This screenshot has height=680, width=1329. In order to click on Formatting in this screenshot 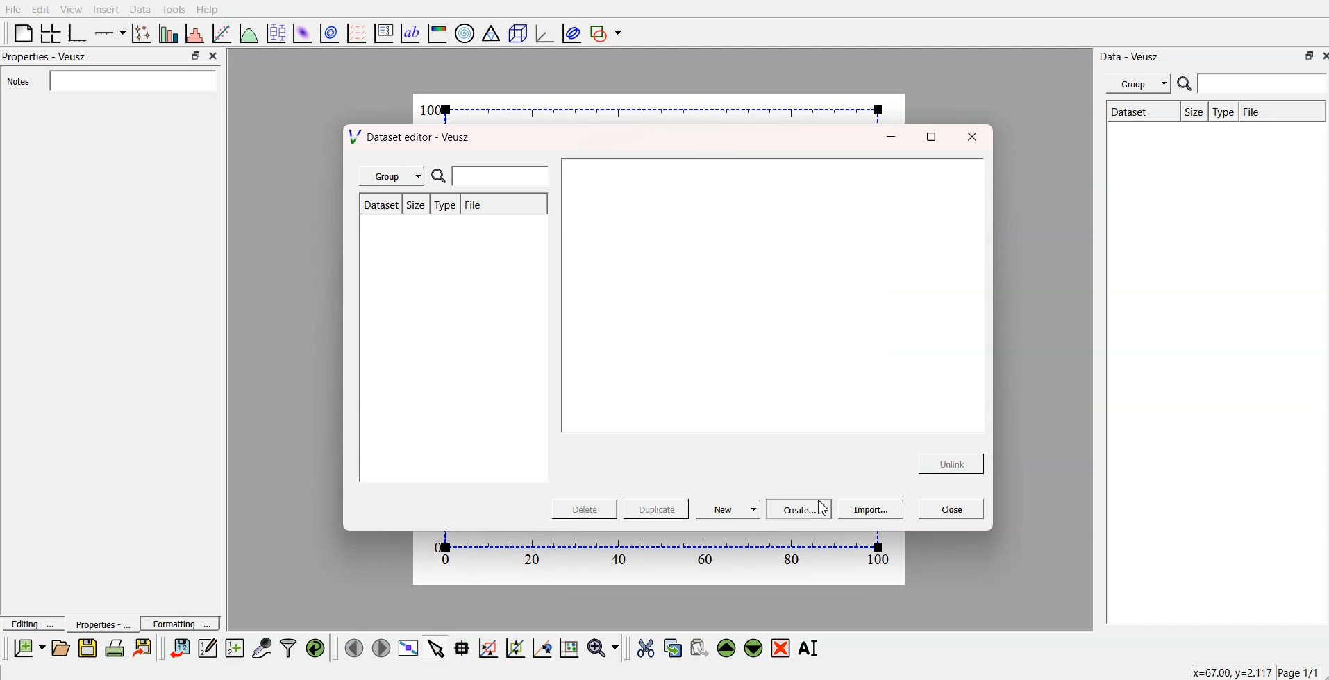, I will do `click(181, 622)`.